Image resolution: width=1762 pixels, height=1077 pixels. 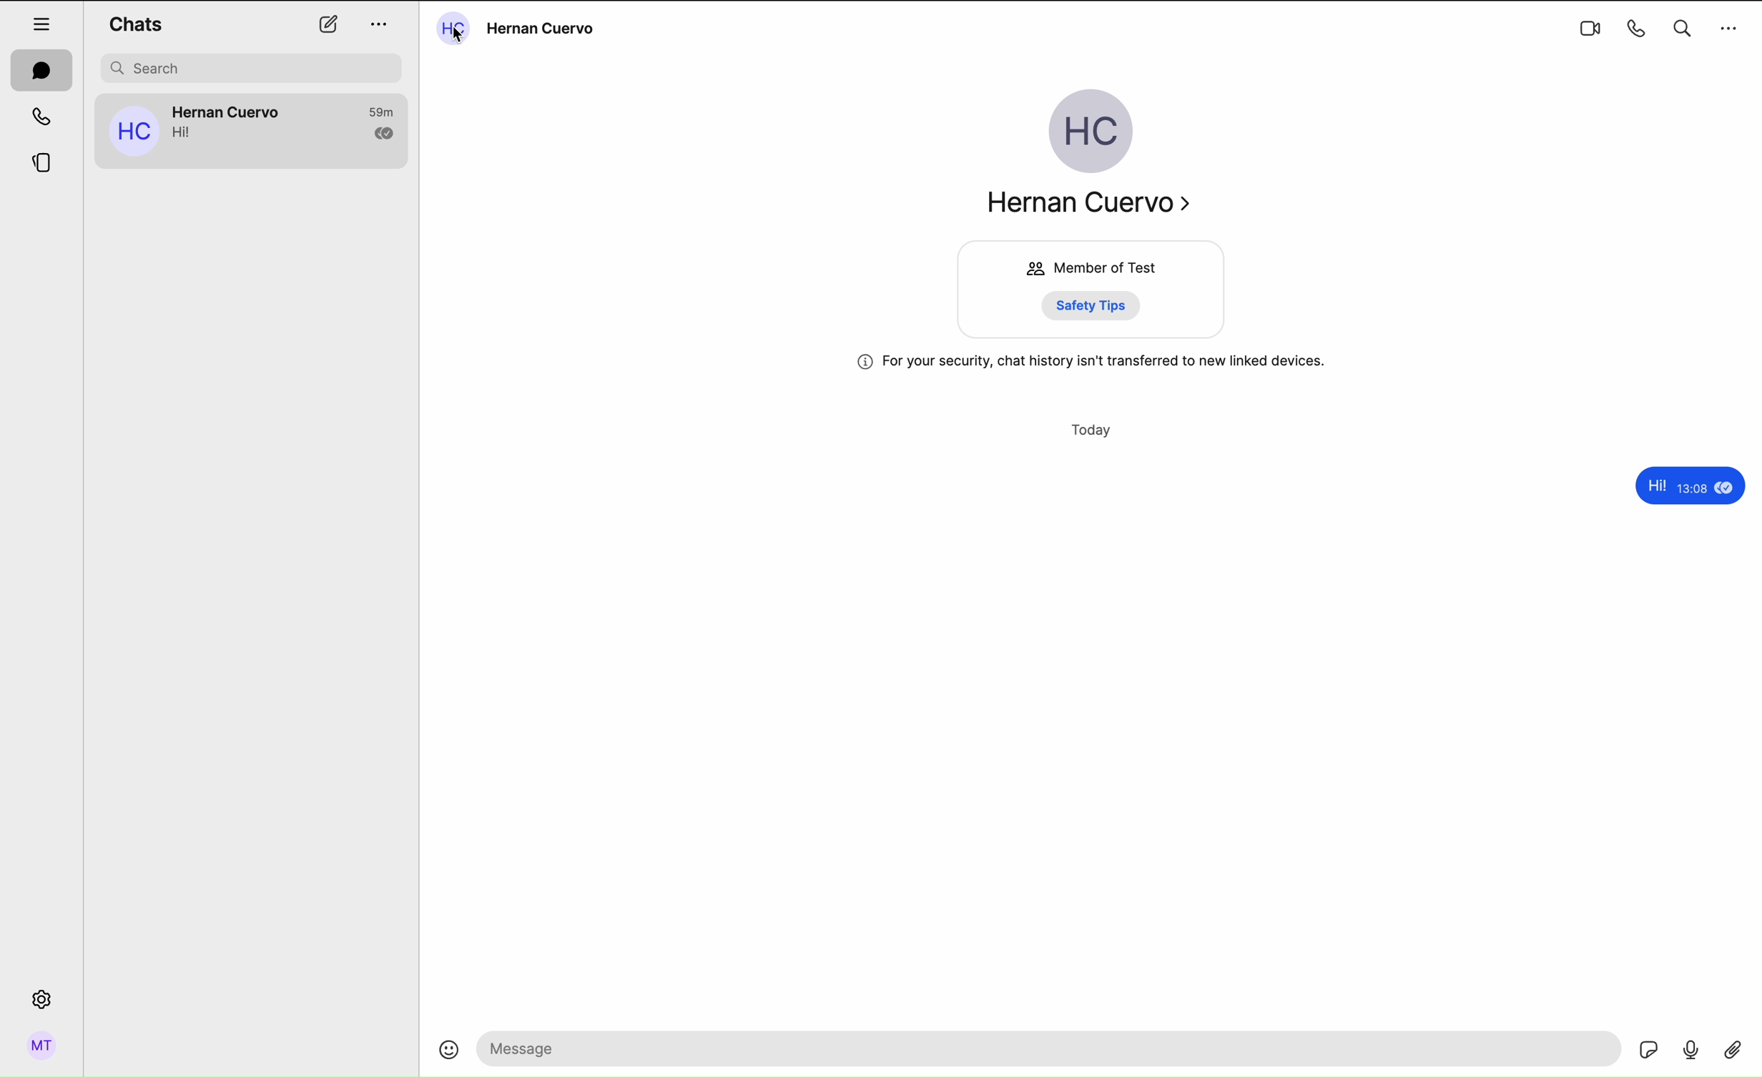 I want to click on videocall, so click(x=1590, y=28).